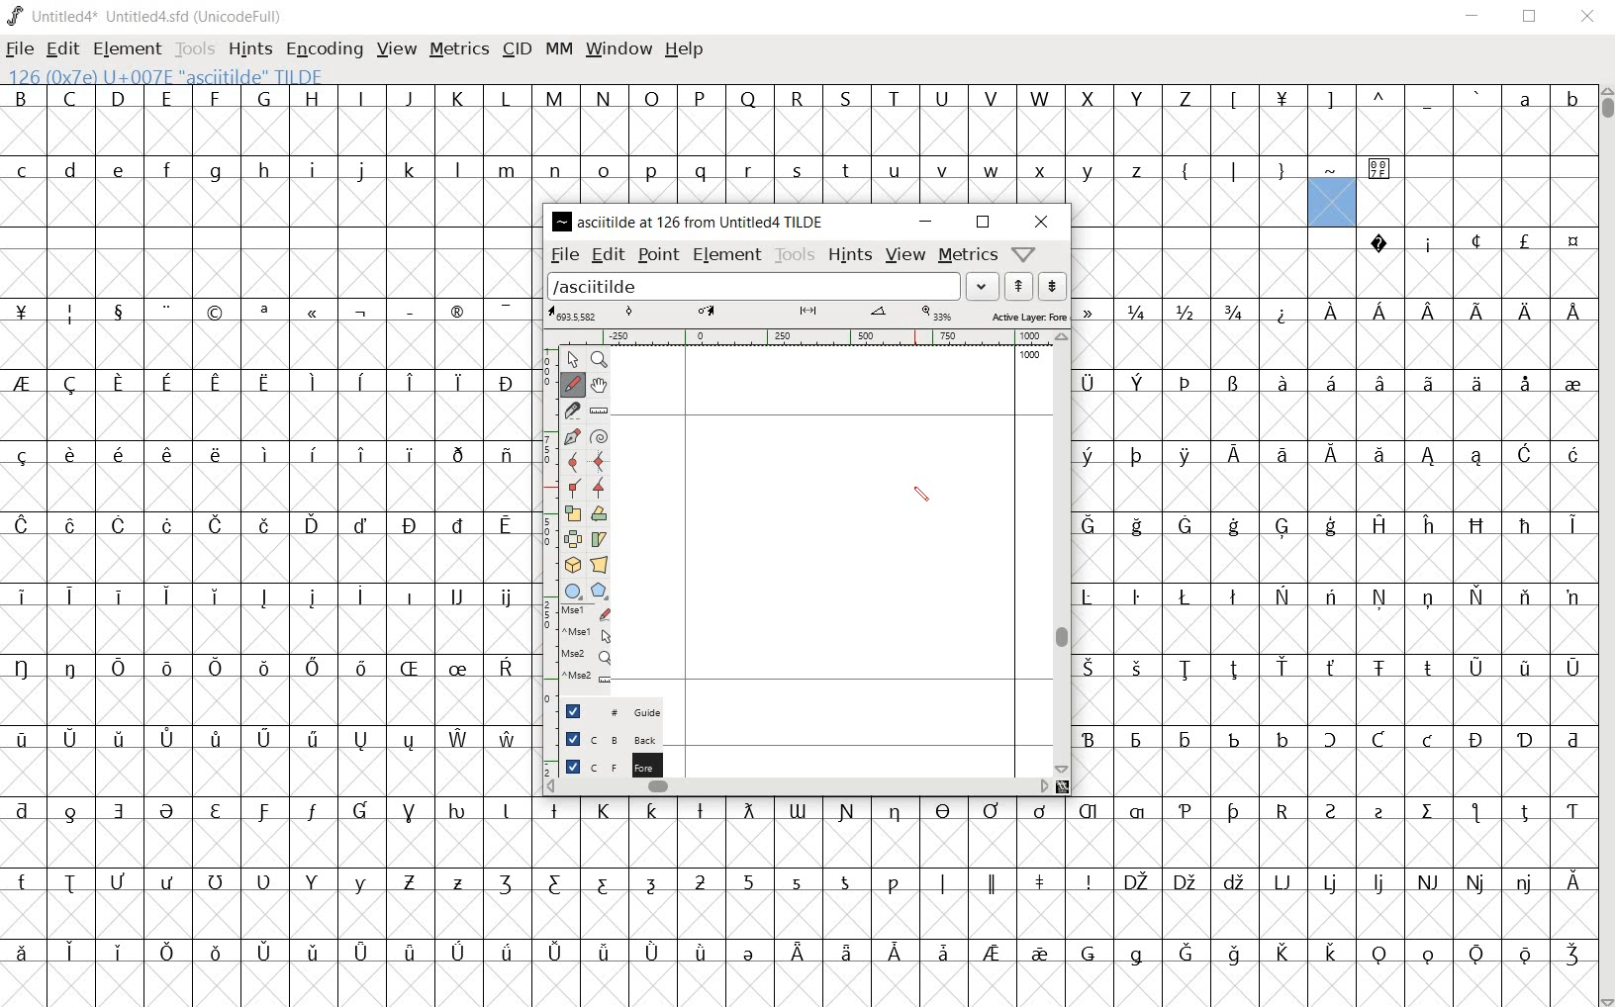  Describe the element at coordinates (573, 514) in the screenshot. I see `scale the selection` at that location.